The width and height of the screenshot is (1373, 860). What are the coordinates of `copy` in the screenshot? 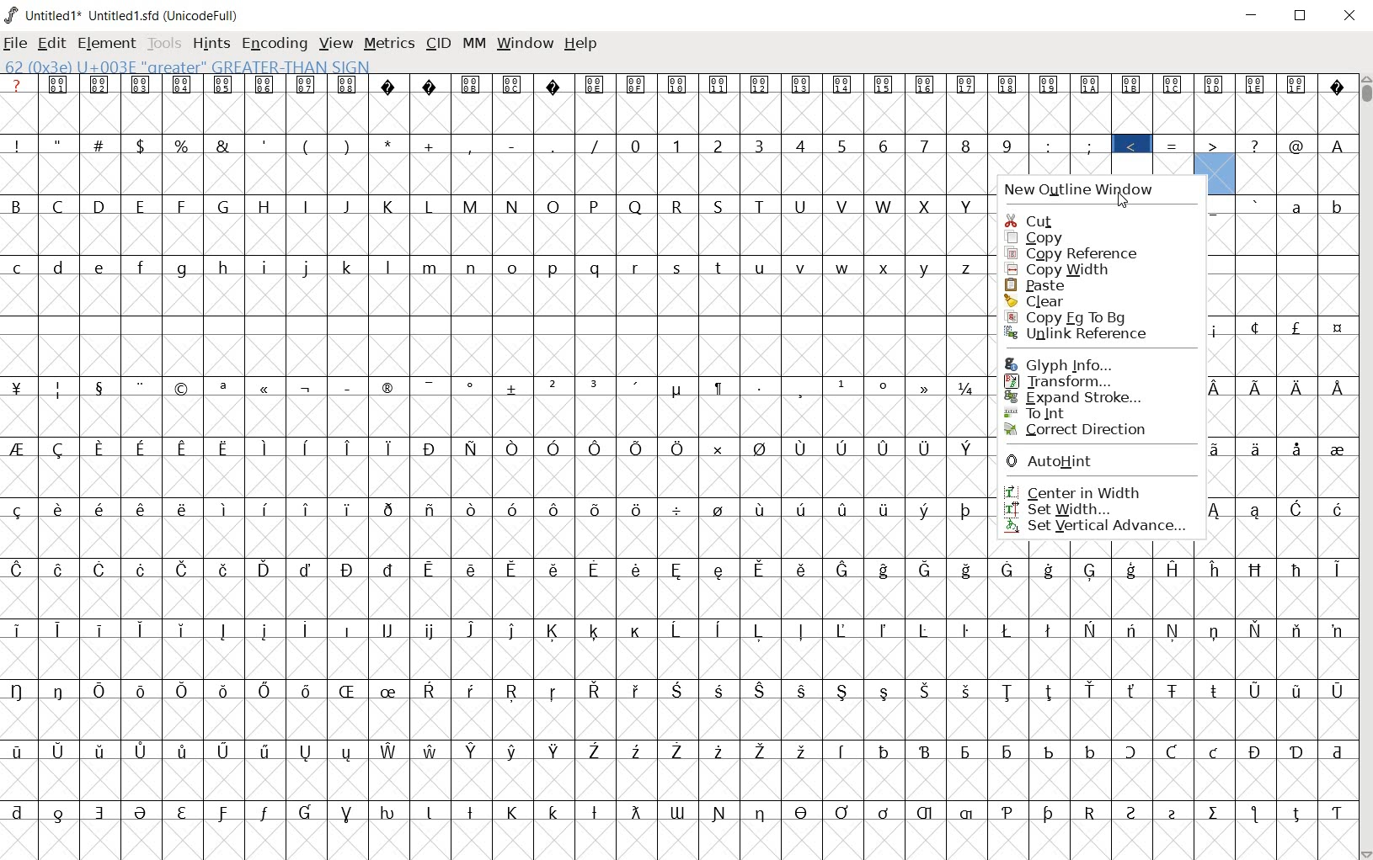 It's located at (1057, 237).